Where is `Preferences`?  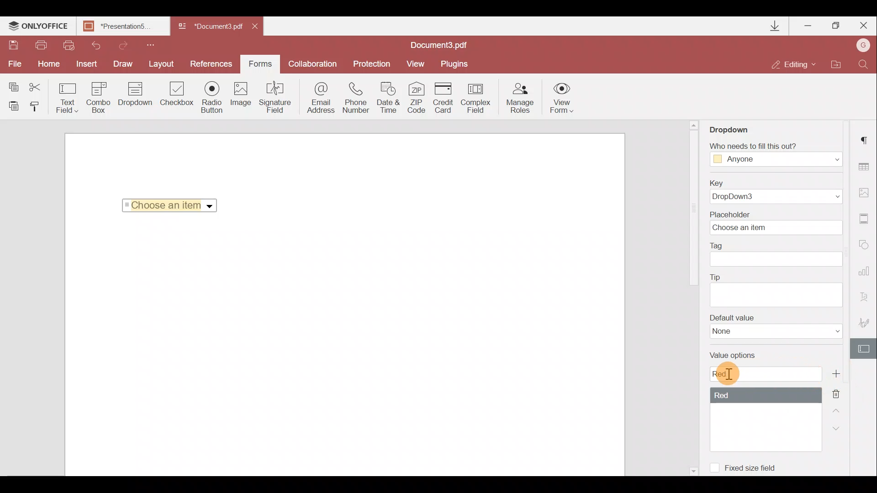
Preferences is located at coordinates (212, 64).